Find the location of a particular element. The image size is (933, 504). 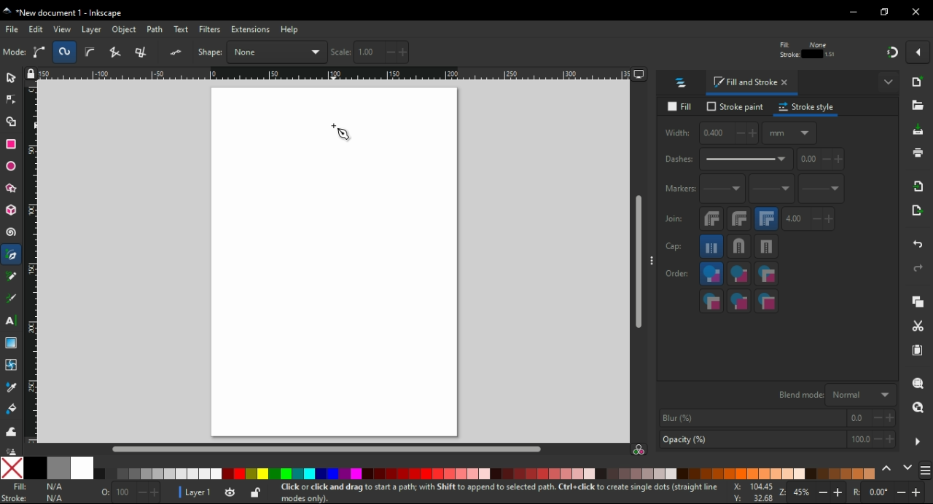

toggle selection box to select all touched objects  is located at coordinates (90, 52).